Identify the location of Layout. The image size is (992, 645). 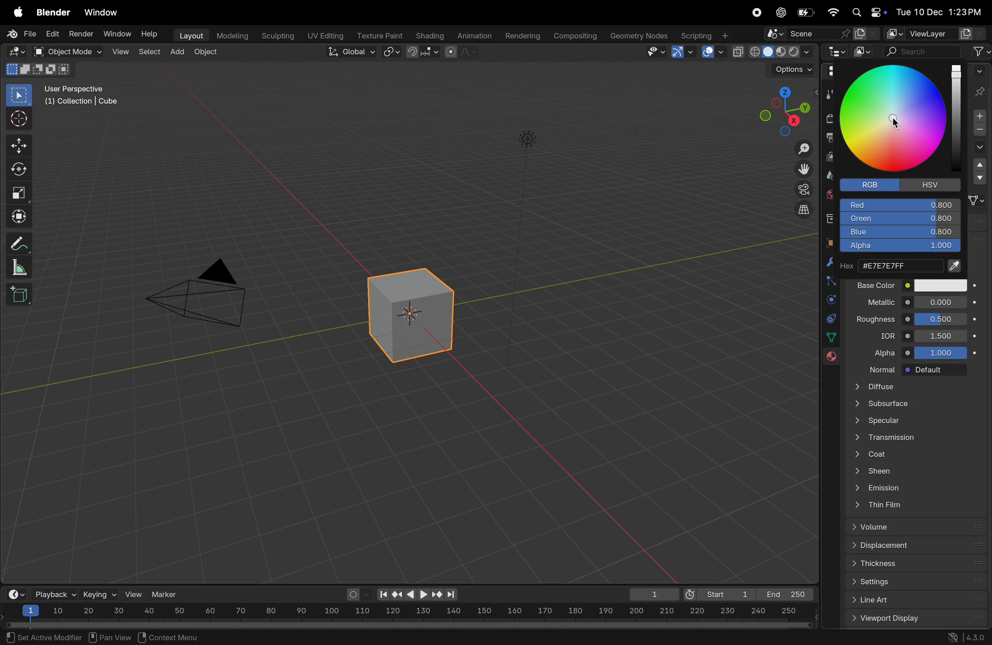
(189, 35).